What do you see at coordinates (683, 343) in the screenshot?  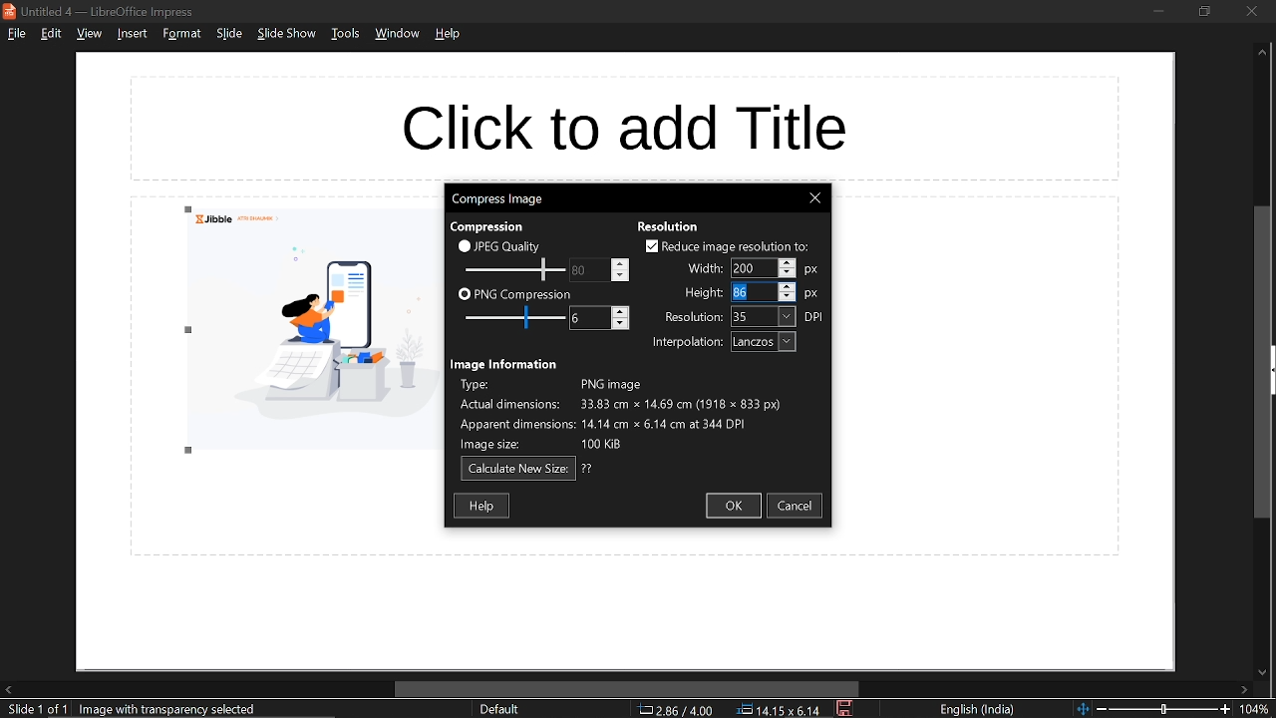 I see `interpolation` at bounding box center [683, 343].